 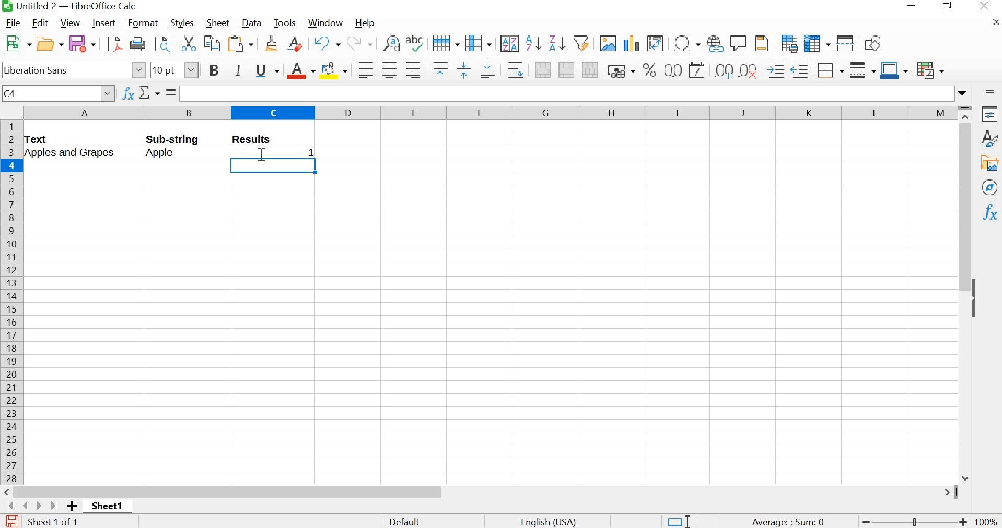 What do you see at coordinates (271, 44) in the screenshot?
I see `clone formatting` at bounding box center [271, 44].